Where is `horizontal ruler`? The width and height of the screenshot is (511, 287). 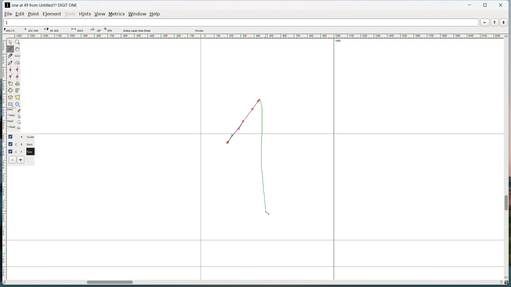
horizontal ruler is located at coordinates (254, 36).